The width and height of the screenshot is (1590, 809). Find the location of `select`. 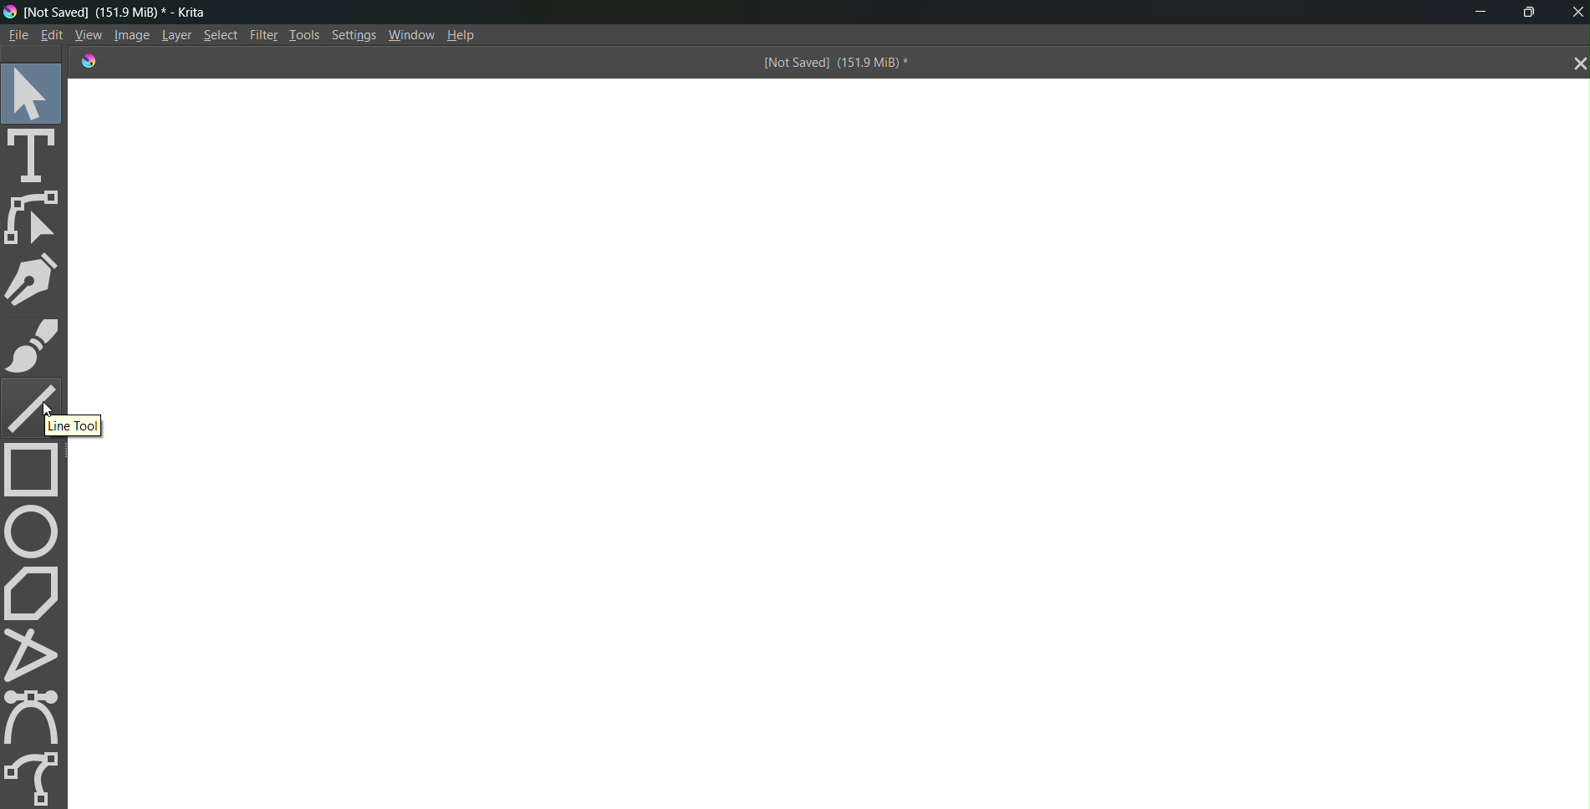

select is located at coordinates (36, 92).